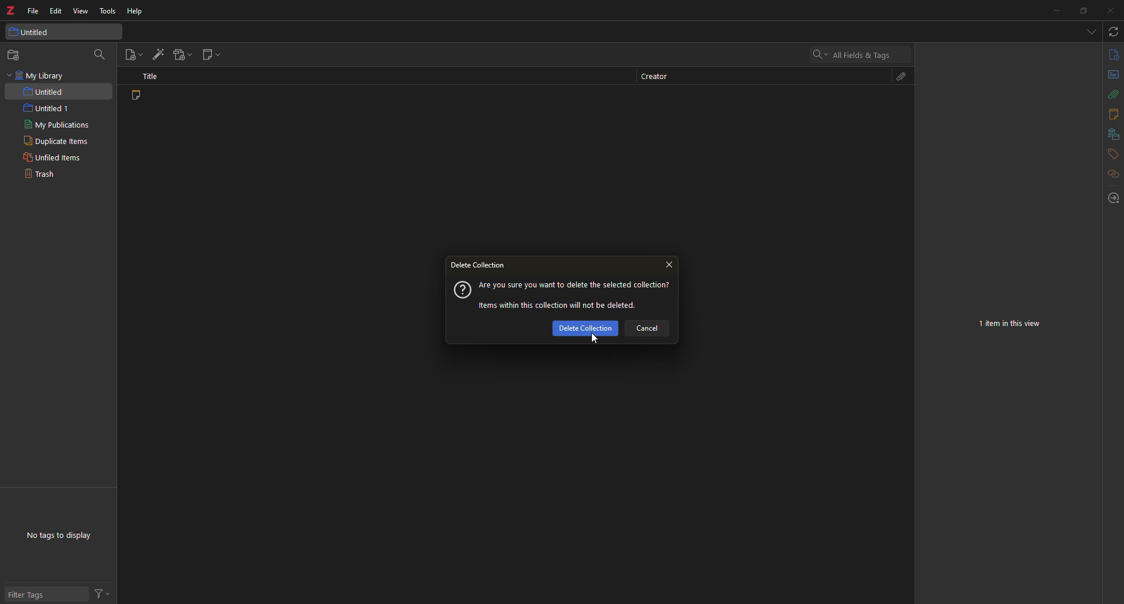  What do you see at coordinates (12, 11) in the screenshot?
I see `logo: z` at bounding box center [12, 11].